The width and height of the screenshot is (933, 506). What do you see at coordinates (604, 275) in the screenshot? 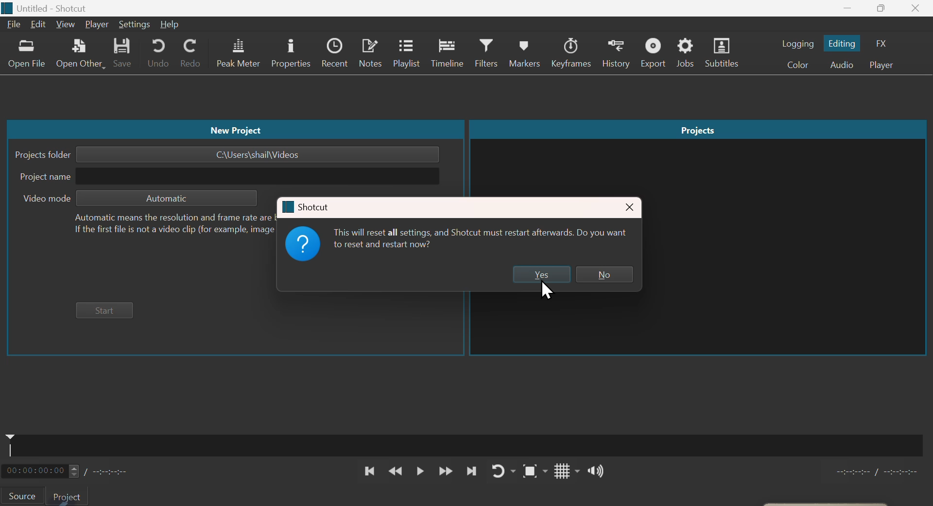
I see `No` at bounding box center [604, 275].